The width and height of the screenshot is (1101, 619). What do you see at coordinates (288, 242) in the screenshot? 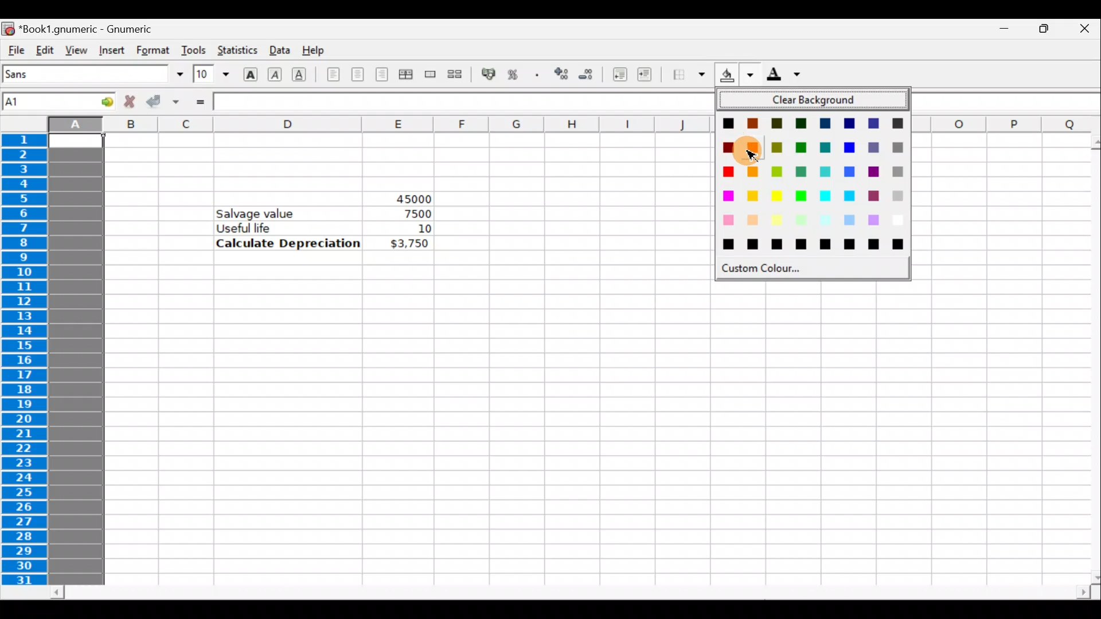
I see `Calculate Depreciation` at bounding box center [288, 242].